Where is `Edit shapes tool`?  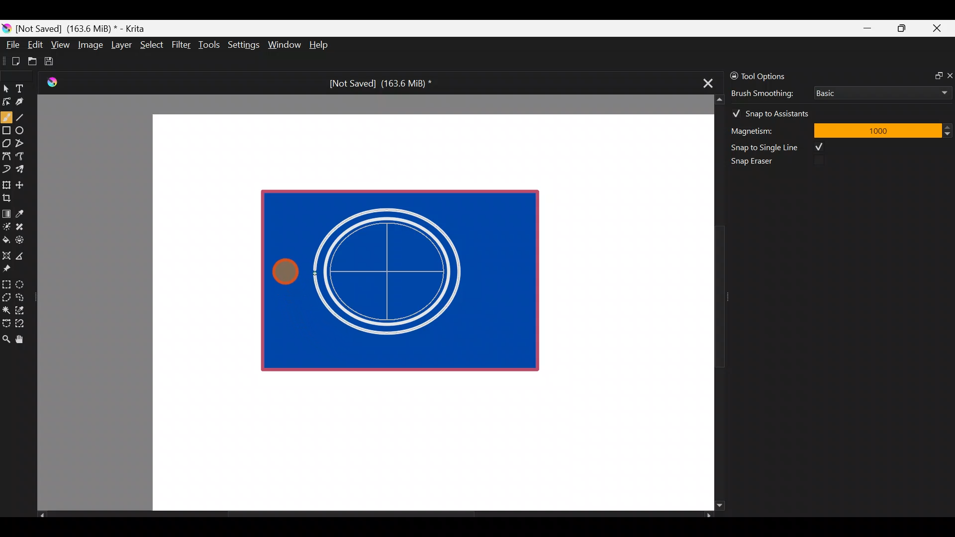 Edit shapes tool is located at coordinates (6, 101).